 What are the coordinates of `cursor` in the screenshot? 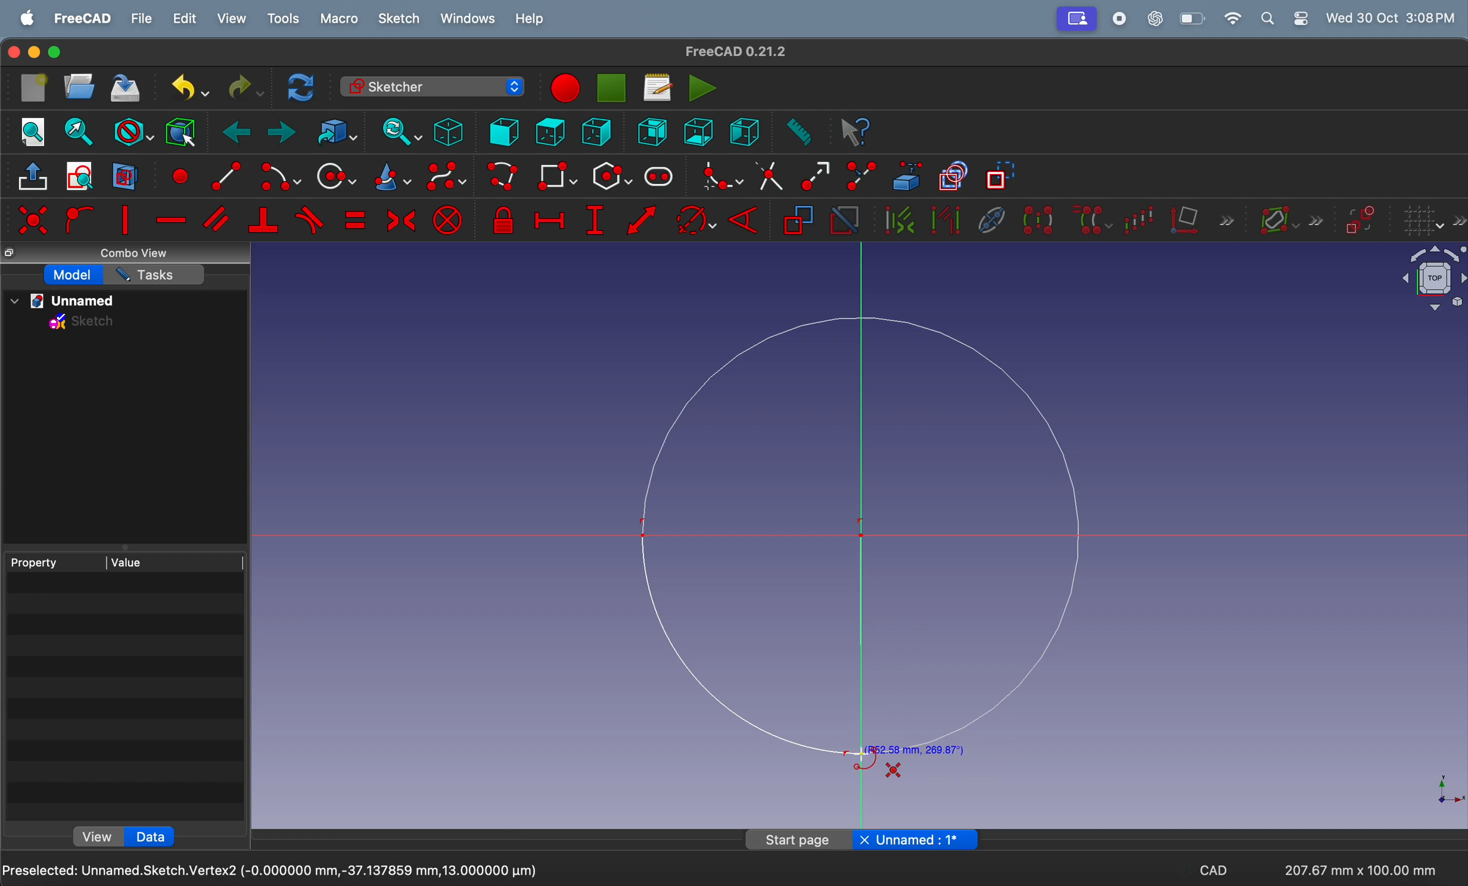 It's located at (863, 754).